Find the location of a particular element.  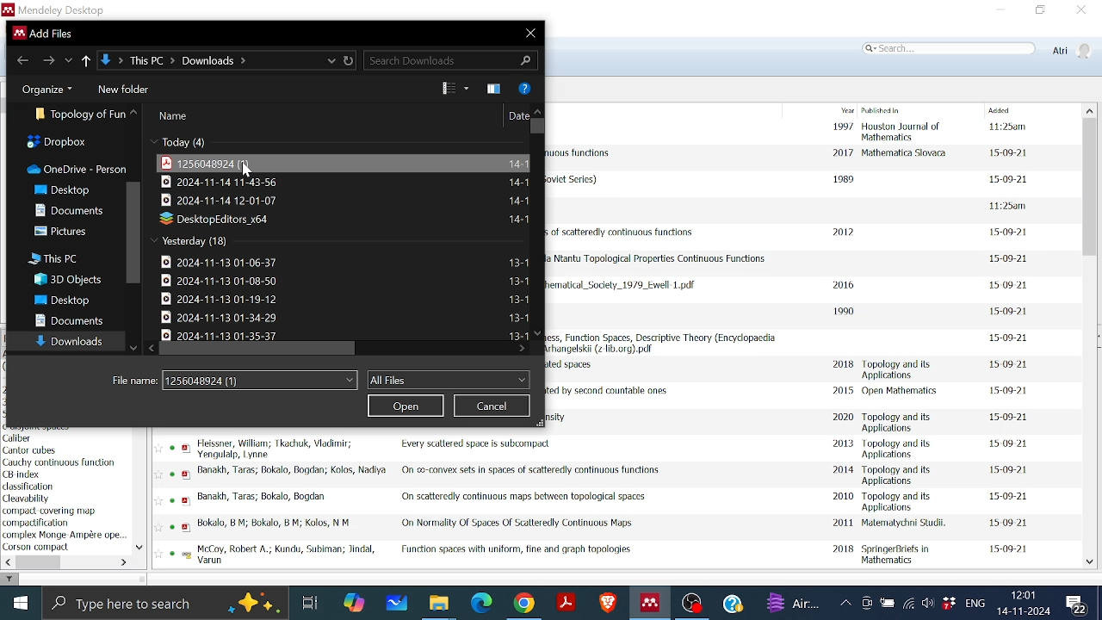

author is located at coordinates (30, 450).